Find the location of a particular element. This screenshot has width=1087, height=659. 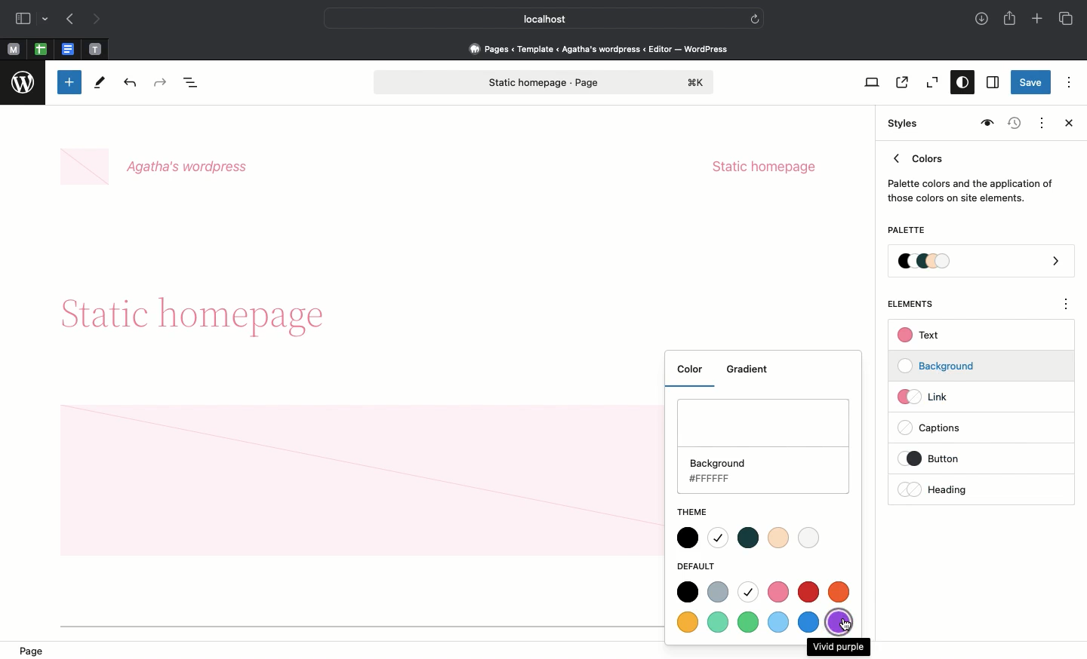

Previous page is located at coordinates (69, 20).